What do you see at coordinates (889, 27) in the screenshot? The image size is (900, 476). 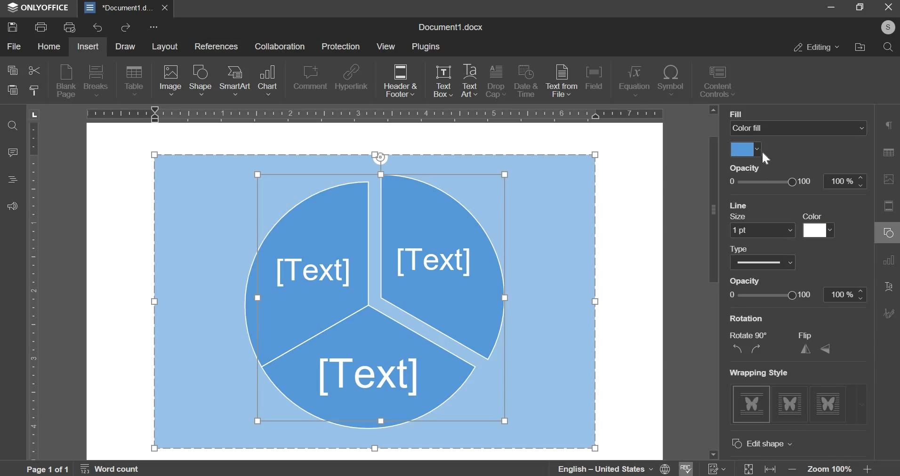 I see `` at bounding box center [889, 27].